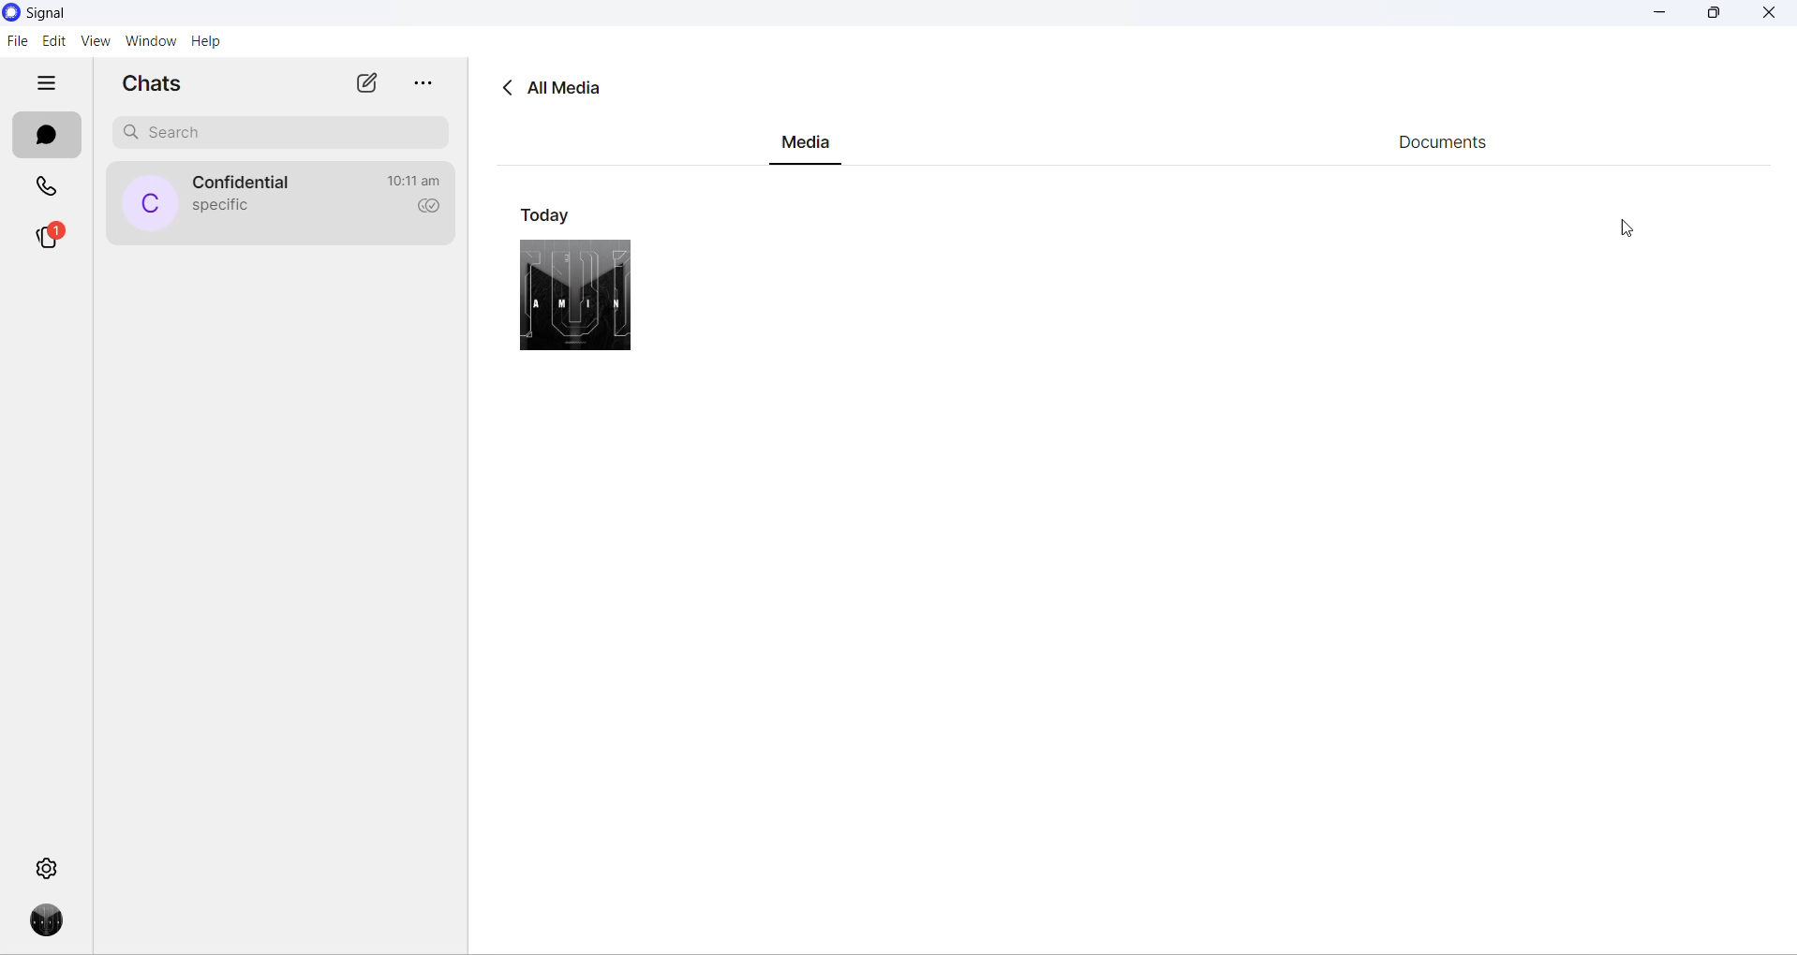 The width and height of the screenshot is (1797, 955). What do you see at coordinates (1713, 16) in the screenshot?
I see `maximize` at bounding box center [1713, 16].